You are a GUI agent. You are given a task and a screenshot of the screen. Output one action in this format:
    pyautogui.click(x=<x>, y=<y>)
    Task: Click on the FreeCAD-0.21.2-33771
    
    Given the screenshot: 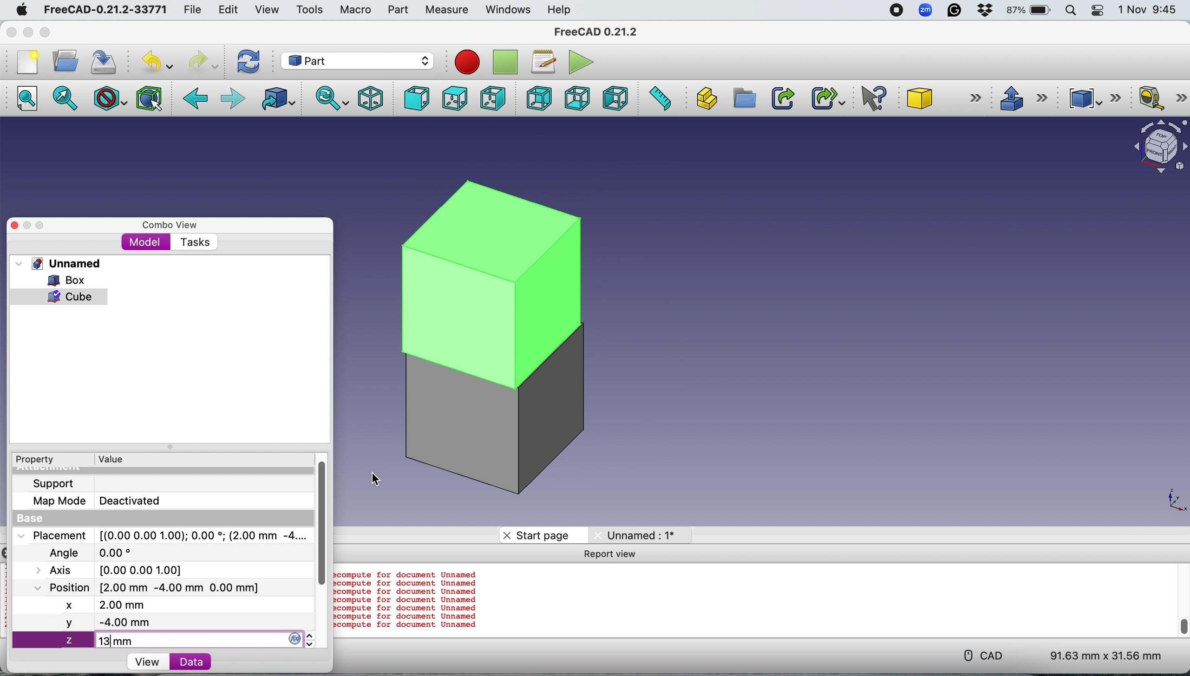 What is the action you would take?
    pyautogui.click(x=105, y=10)
    